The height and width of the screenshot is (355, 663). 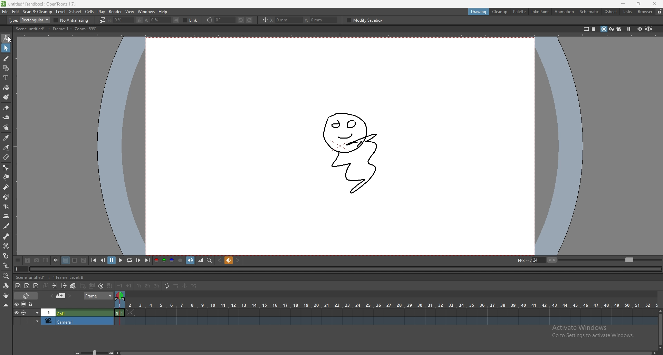 I want to click on repeat, so click(x=166, y=286).